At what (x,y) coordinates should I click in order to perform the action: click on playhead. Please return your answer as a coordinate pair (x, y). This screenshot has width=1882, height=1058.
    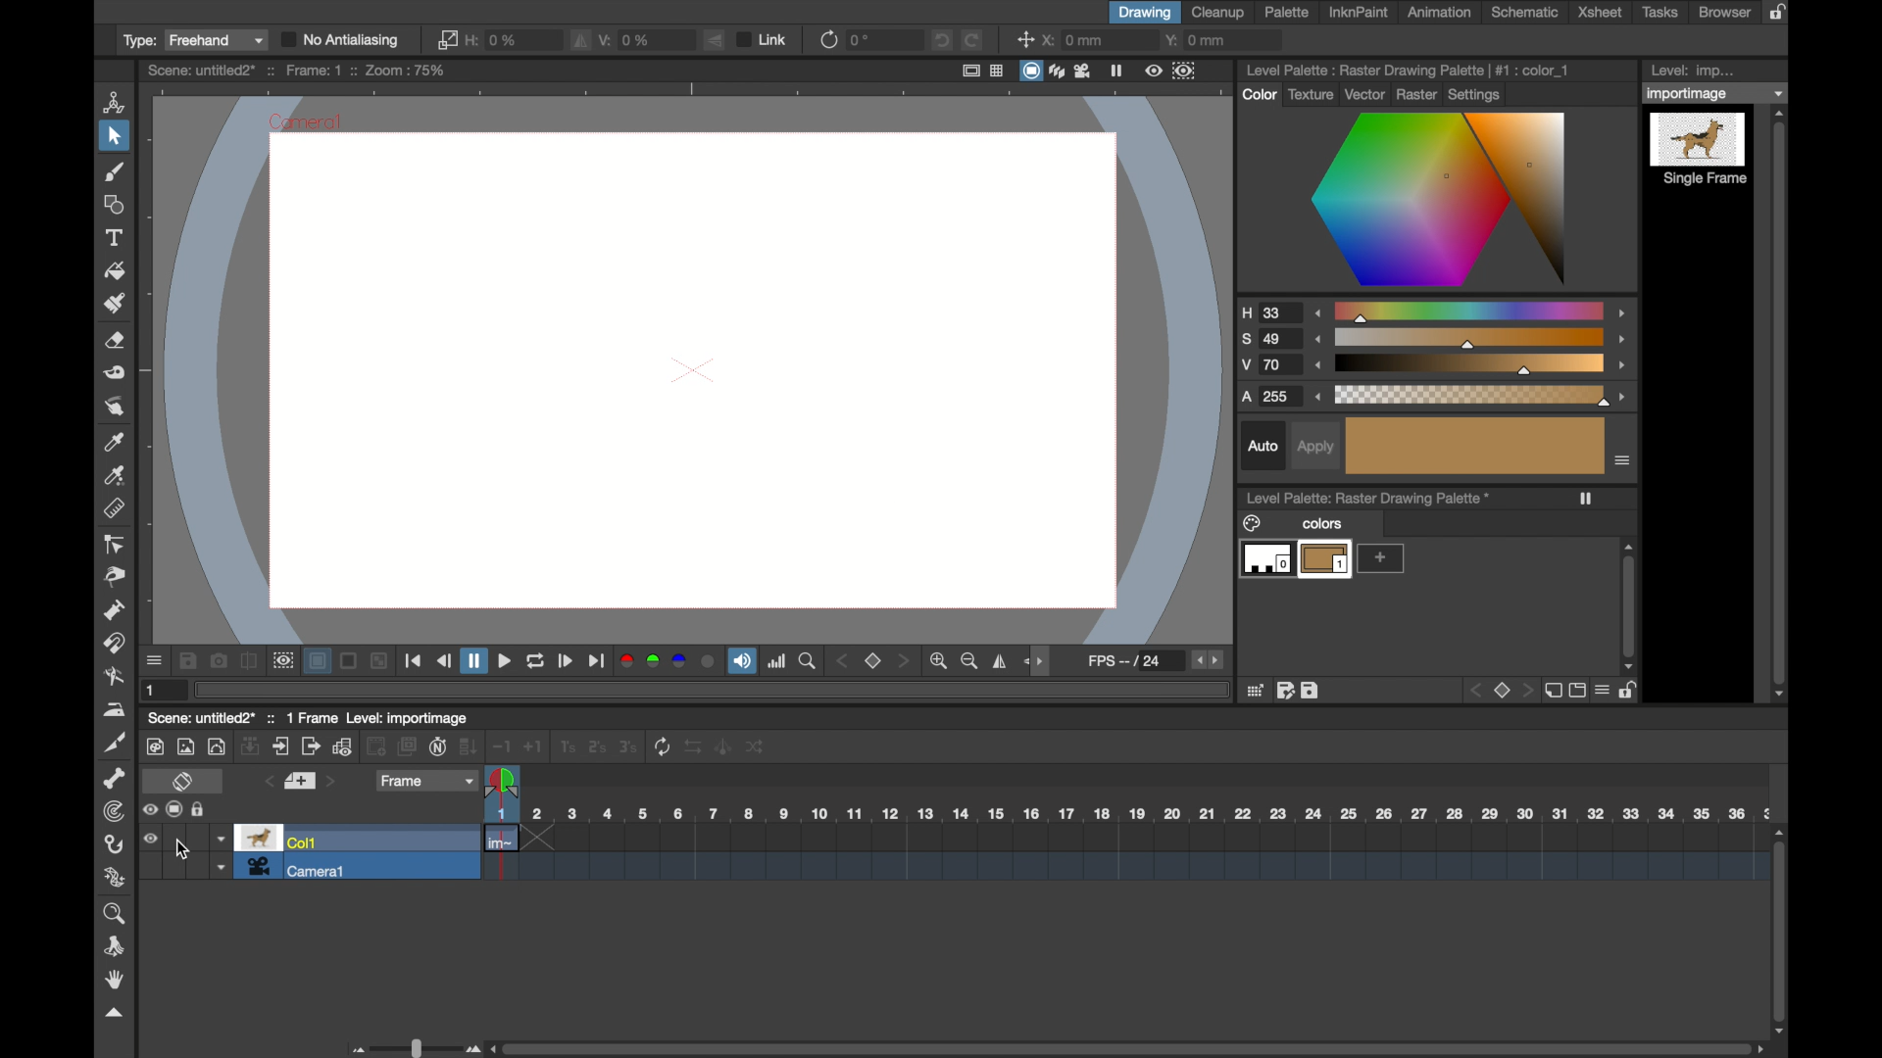
    Looking at the image, I should click on (502, 783).